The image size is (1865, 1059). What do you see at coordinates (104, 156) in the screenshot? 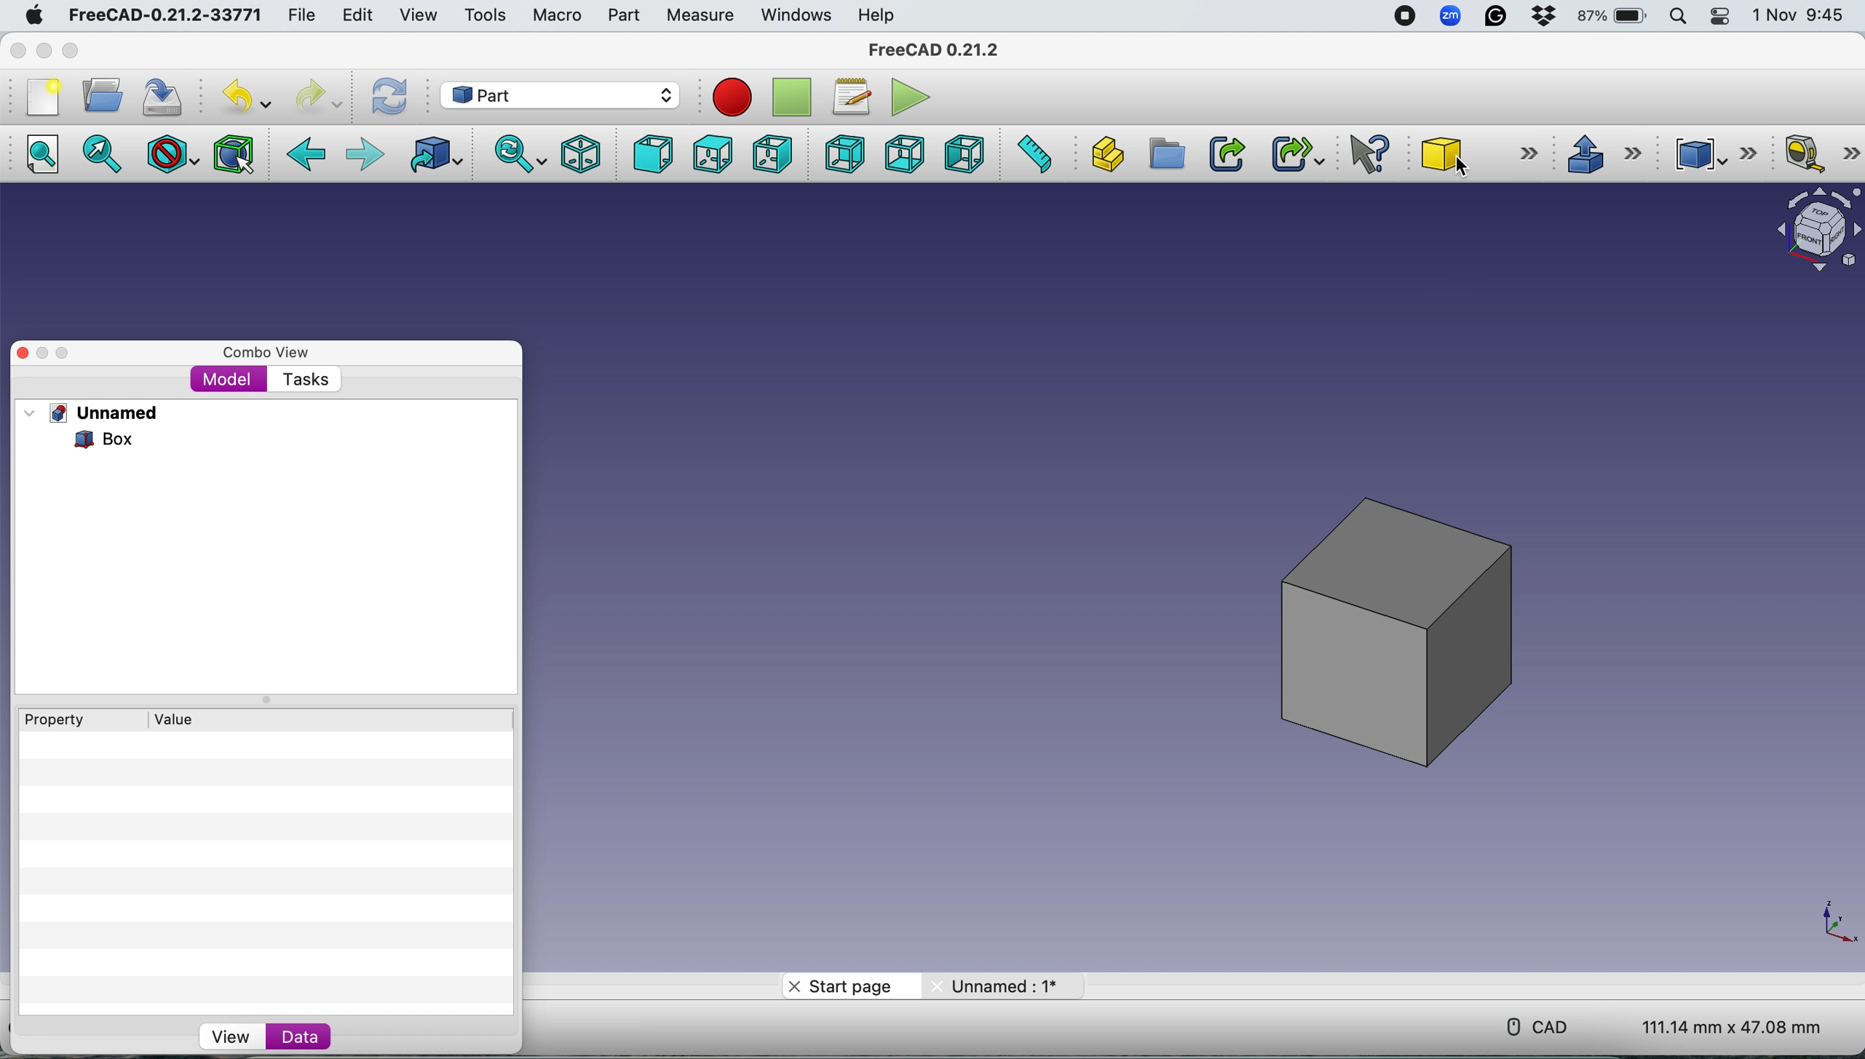
I see `Fit selection` at bounding box center [104, 156].